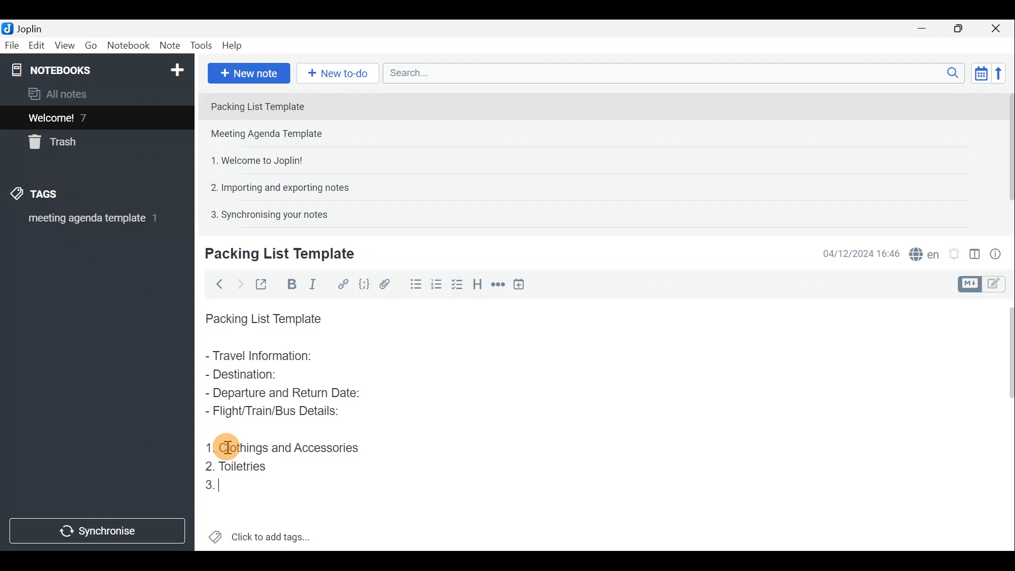 This screenshot has height=571, width=1015. Describe the element at coordinates (273, 254) in the screenshot. I see `Creating new note` at that location.